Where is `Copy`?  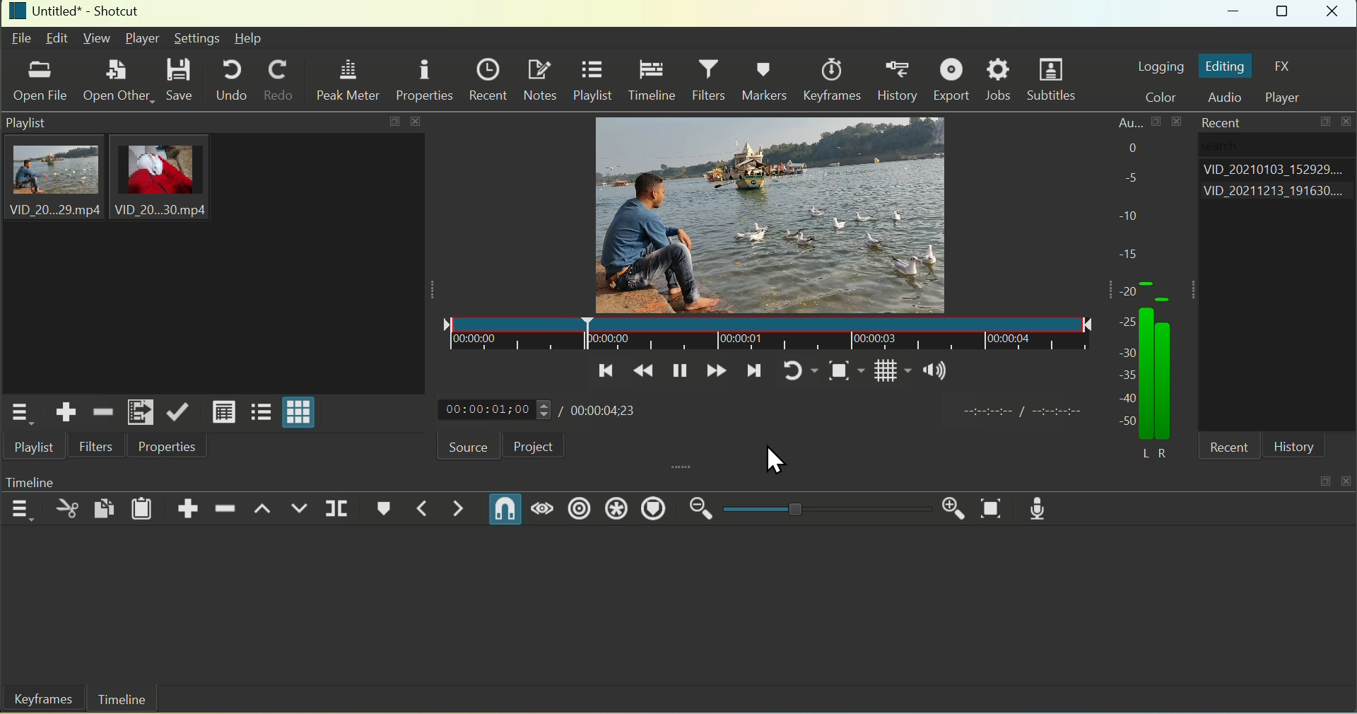
Copy is located at coordinates (106, 506).